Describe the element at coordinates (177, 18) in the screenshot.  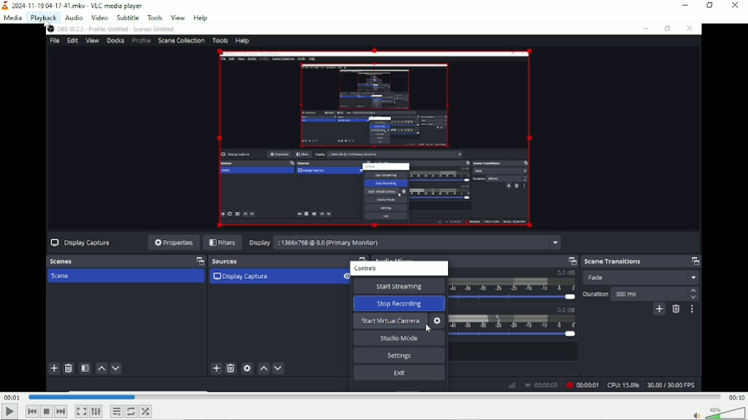
I see `View` at that location.